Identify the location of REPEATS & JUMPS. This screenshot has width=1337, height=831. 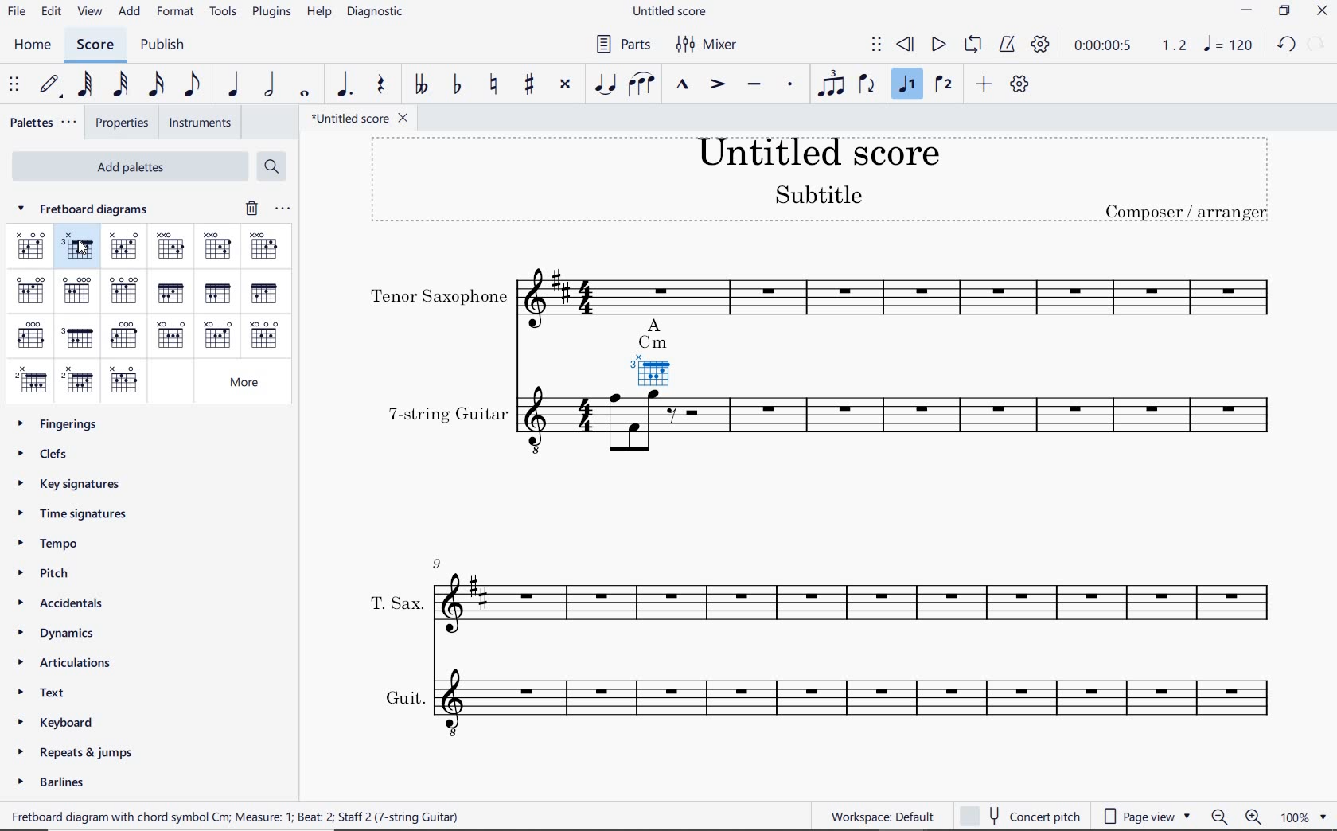
(80, 751).